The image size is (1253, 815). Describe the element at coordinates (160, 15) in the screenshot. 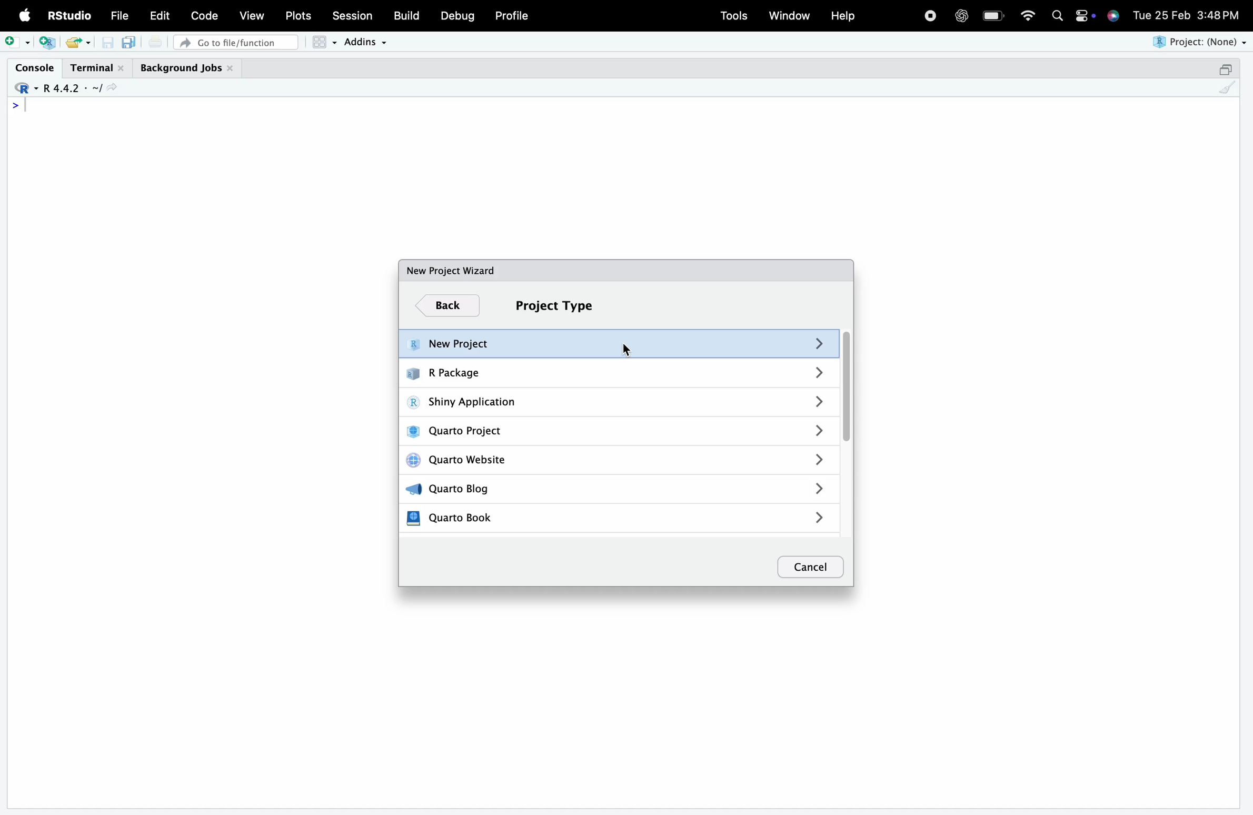

I see `Edit` at that location.